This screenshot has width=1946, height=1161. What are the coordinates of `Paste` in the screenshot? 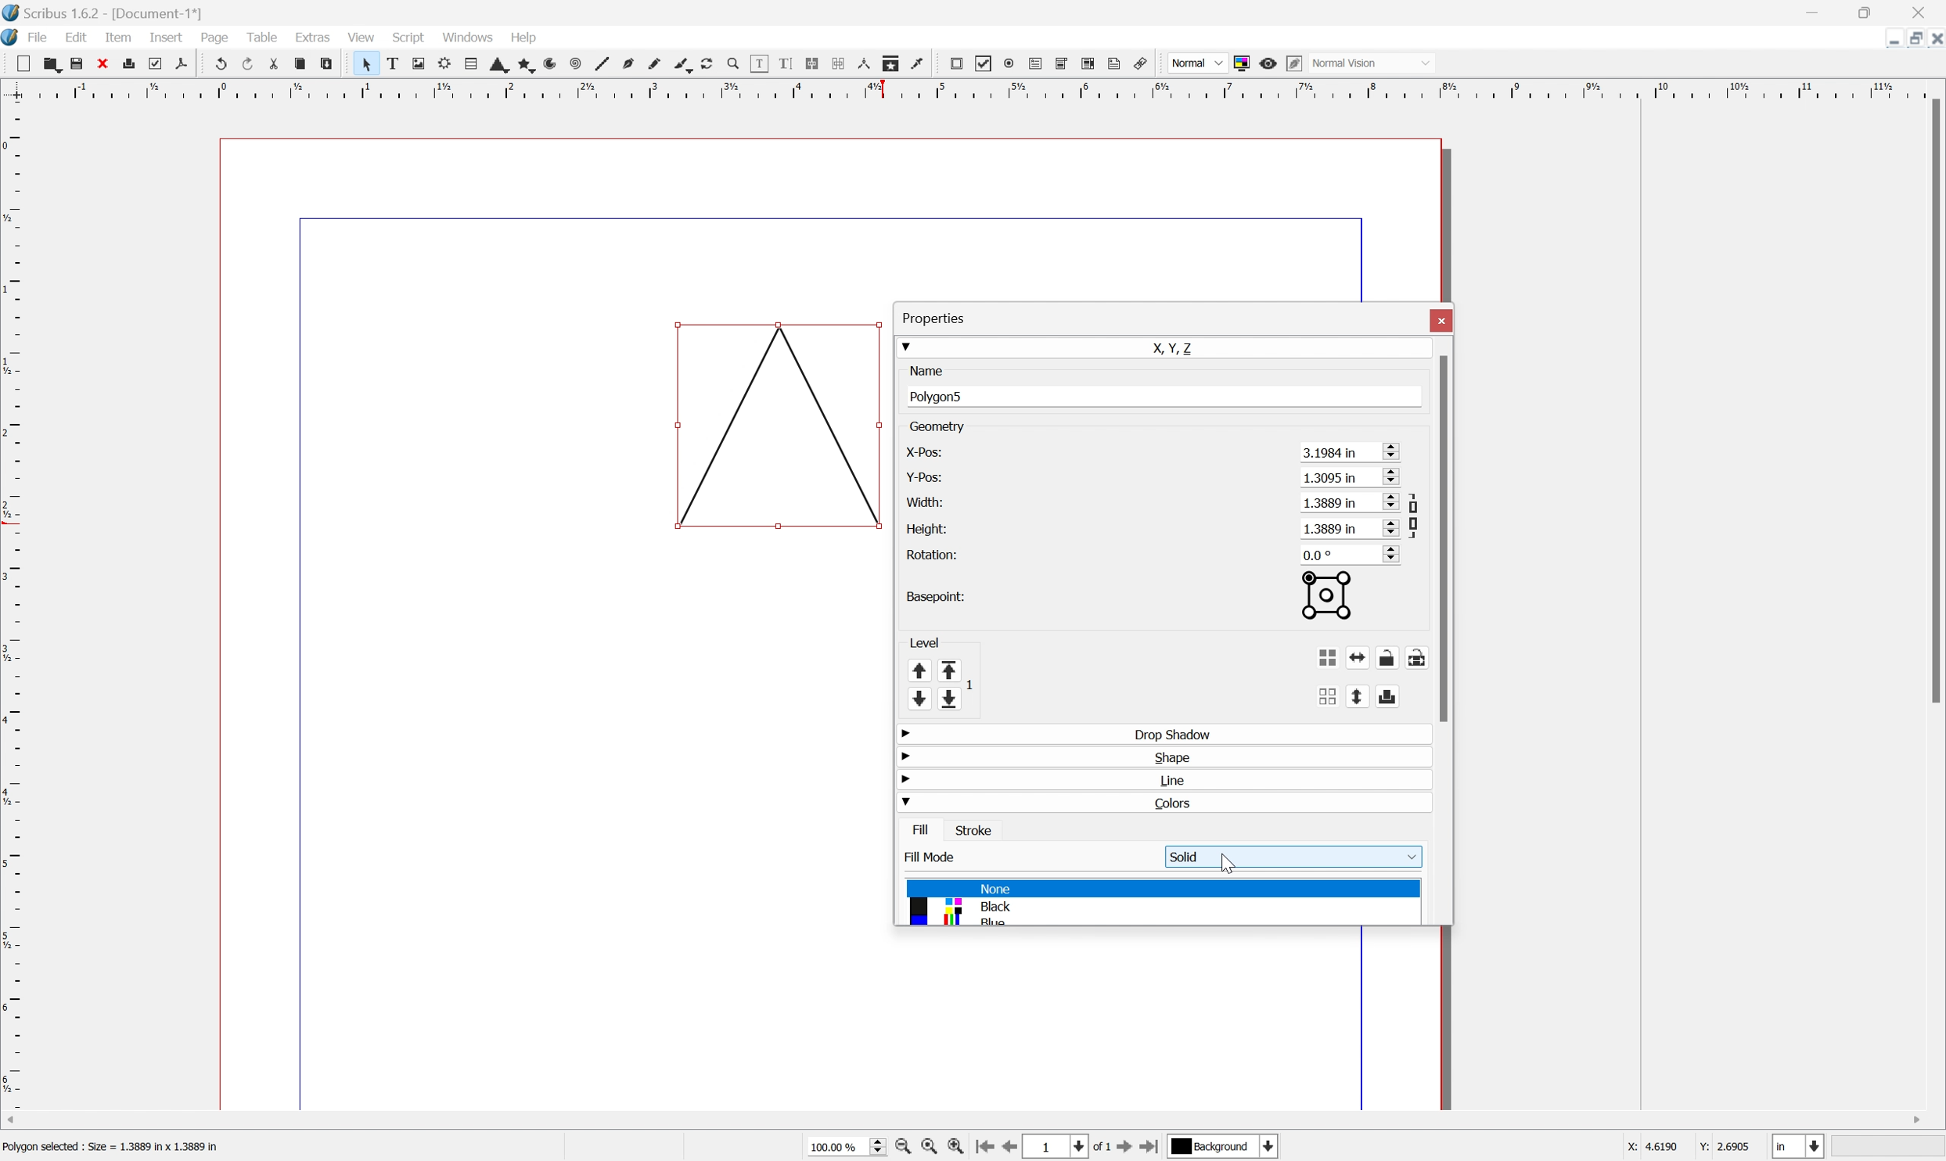 It's located at (333, 65).